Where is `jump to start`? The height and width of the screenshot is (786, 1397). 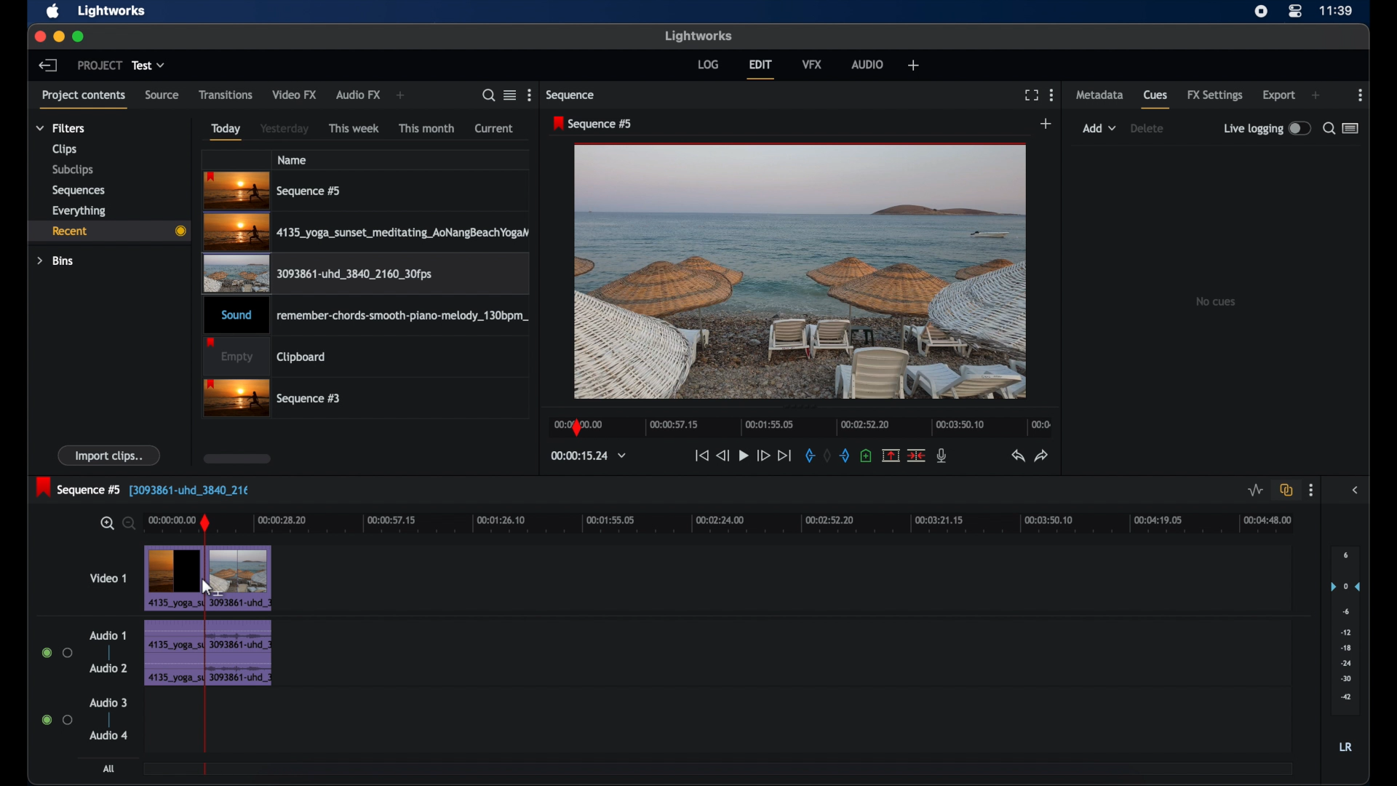 jump to start is located at coordinates (699, 455).